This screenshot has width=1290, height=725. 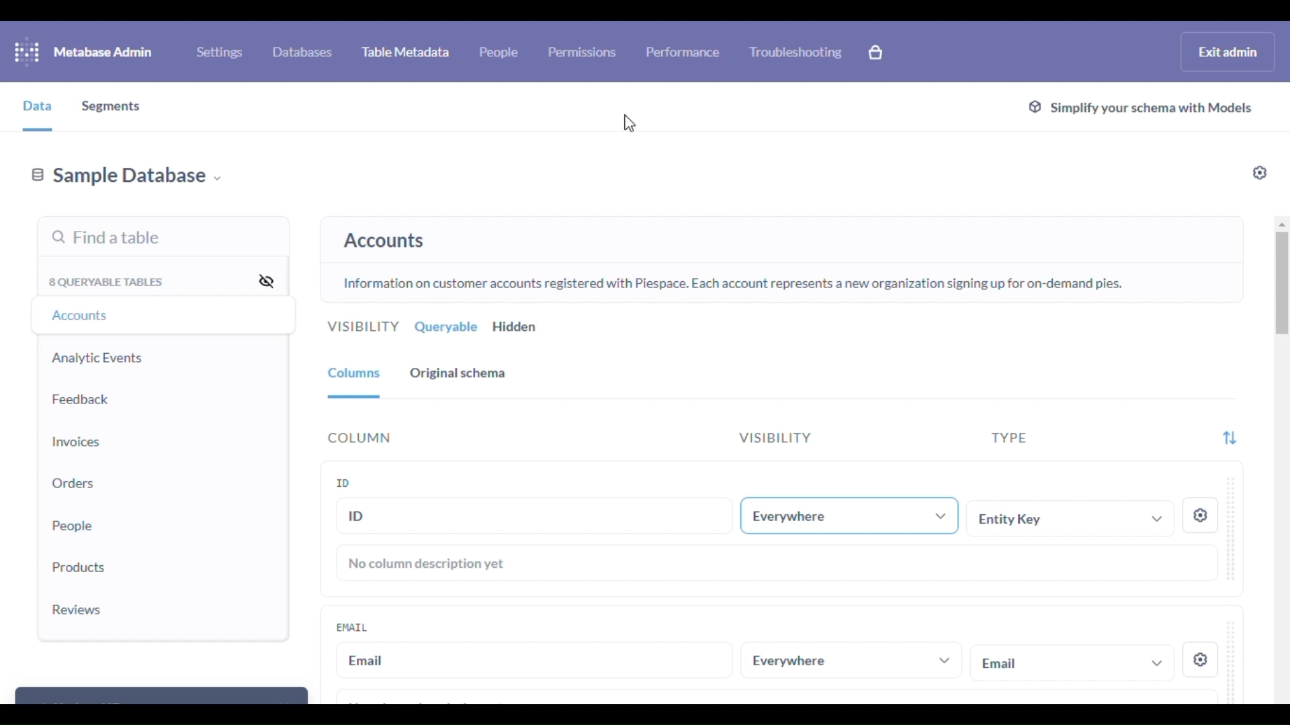 I want to click on entity key, so click(x=1073, y=518).